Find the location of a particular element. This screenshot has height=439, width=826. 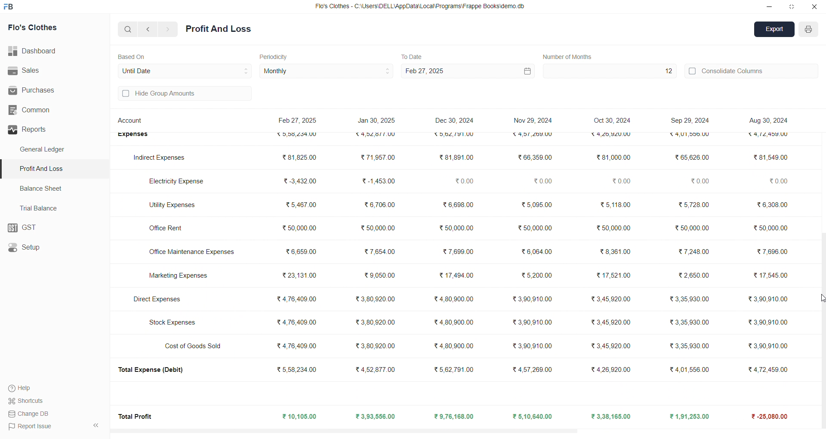

₹4,26,920.00 is located at coordinates (610, 135).